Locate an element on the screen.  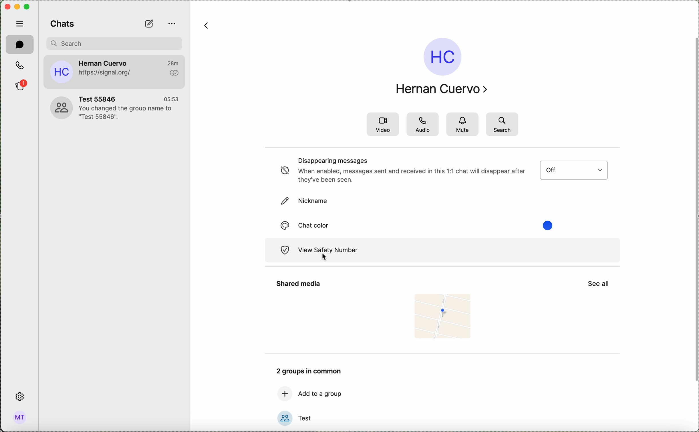
audio is located at coordinates (424, 124).